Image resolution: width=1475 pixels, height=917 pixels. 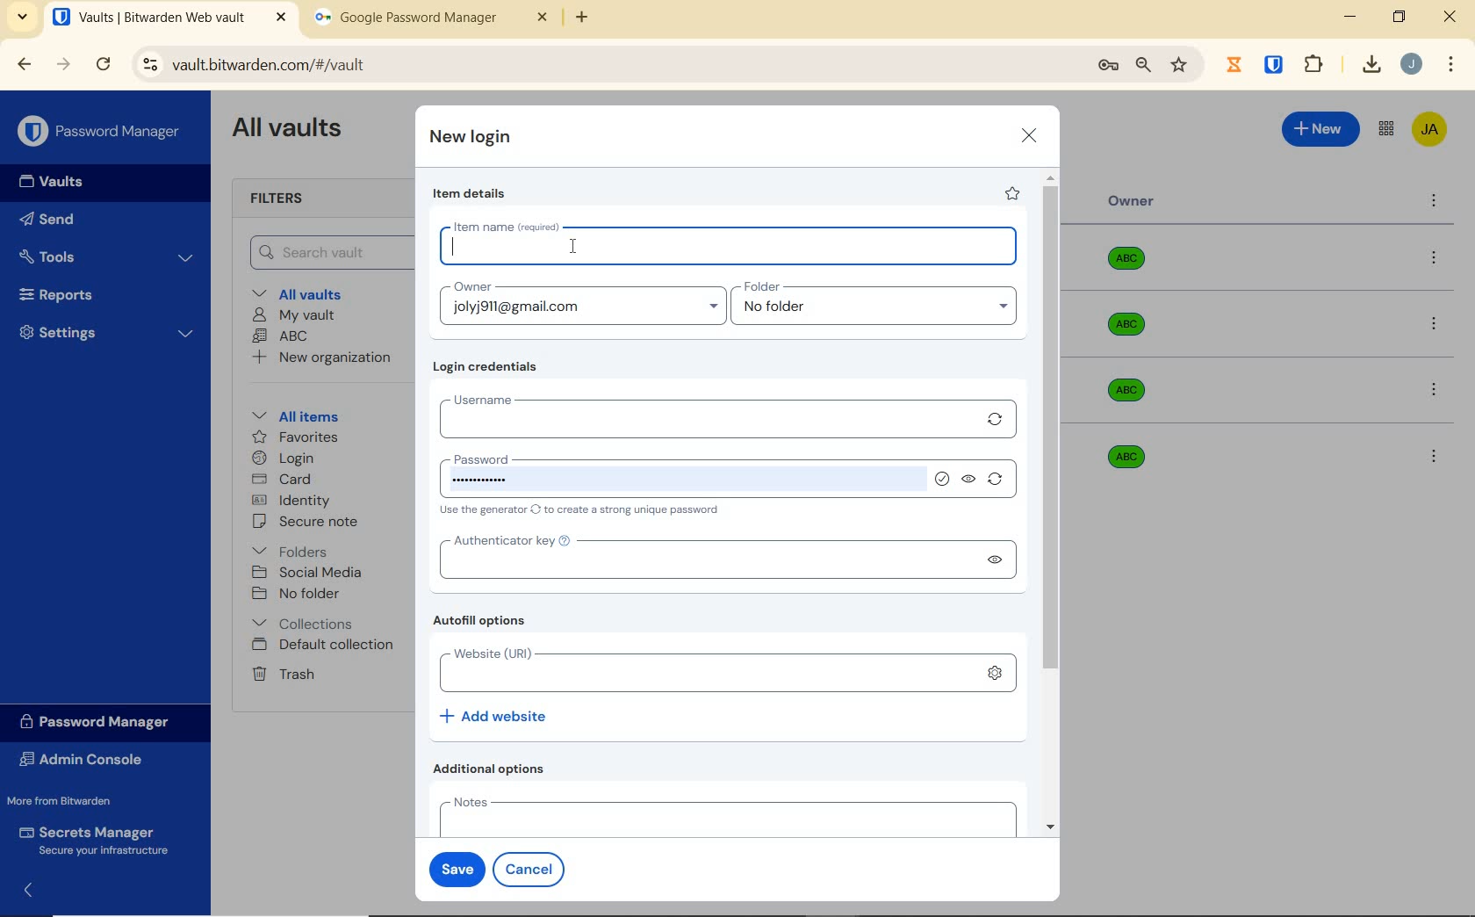 I want to click on close side bar, so click(x=41, y=894).